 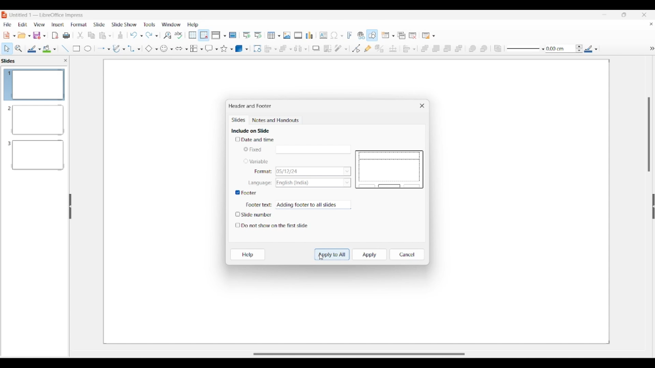 What do you see at coordinates (458, 48) in the screenshot?
I see `Send to back` at bounding box center [458, 48].